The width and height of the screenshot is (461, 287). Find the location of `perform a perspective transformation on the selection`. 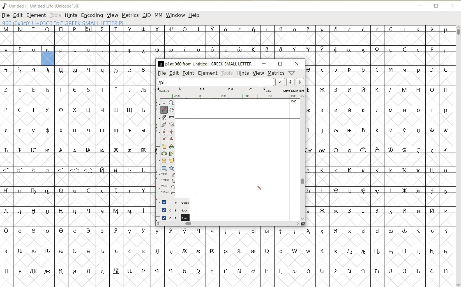

perform a perspective transformation on the selection is located at coordinates (172, 161).